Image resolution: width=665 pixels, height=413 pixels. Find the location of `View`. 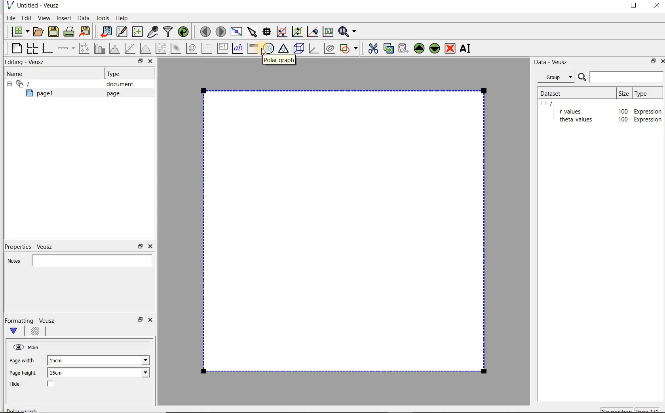

View is located at coordinates (44, 17).